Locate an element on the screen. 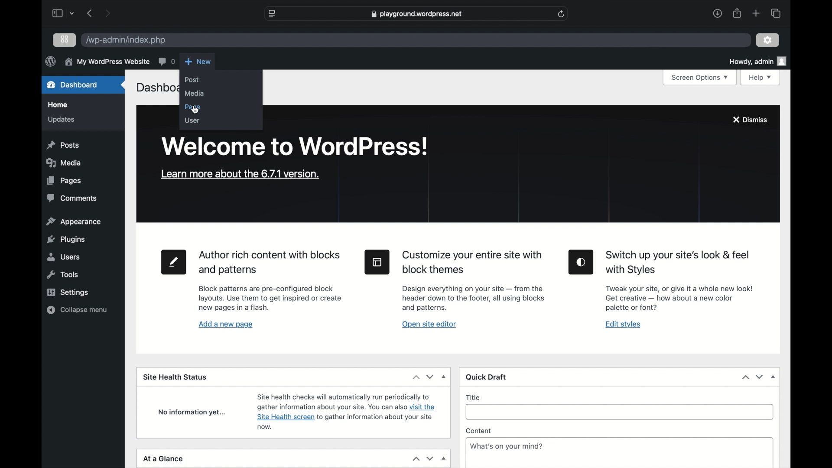  refresh is located at coordinates (562, 14).